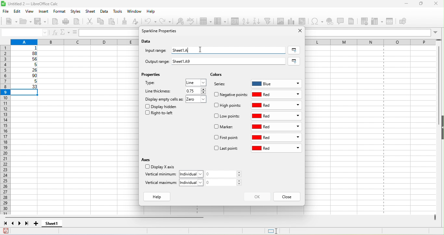  I want to click on view, so click(31, 11).